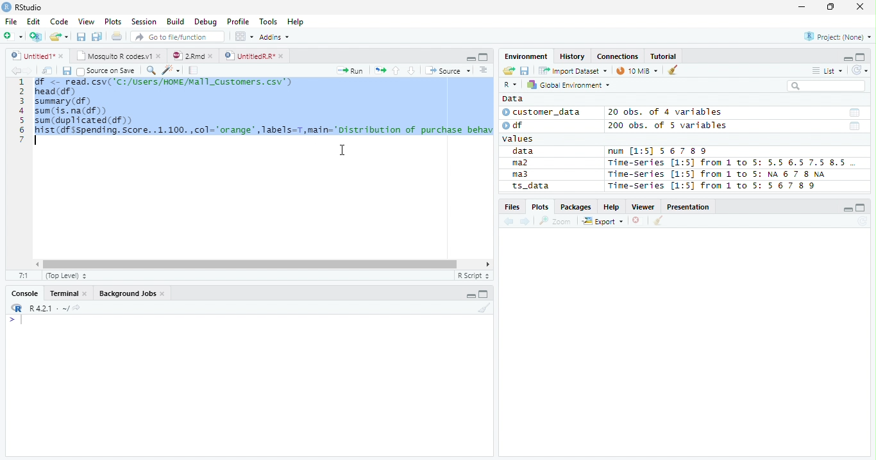 The width and height of the screenshot is (876, 460). I want to click on Cursor, so click(342, 150).